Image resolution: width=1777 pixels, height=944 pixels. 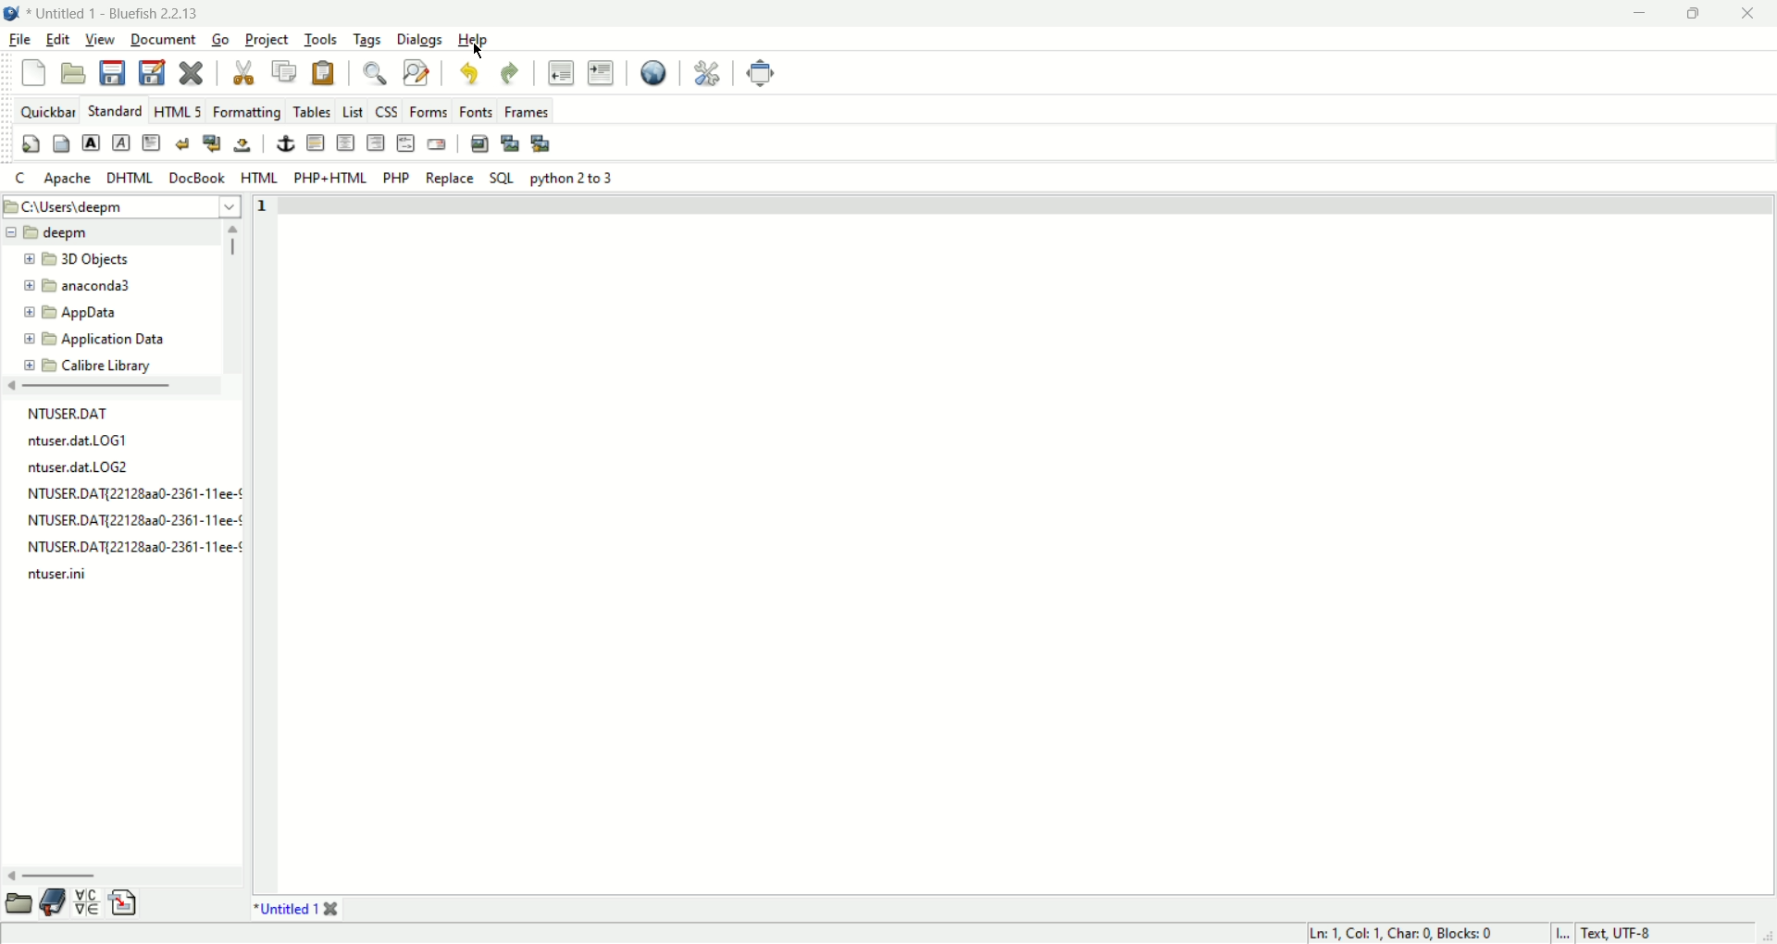 What do you see at coordinates (183, 144) in the screenshot?
I see `break` at bounding box center [183, 144].